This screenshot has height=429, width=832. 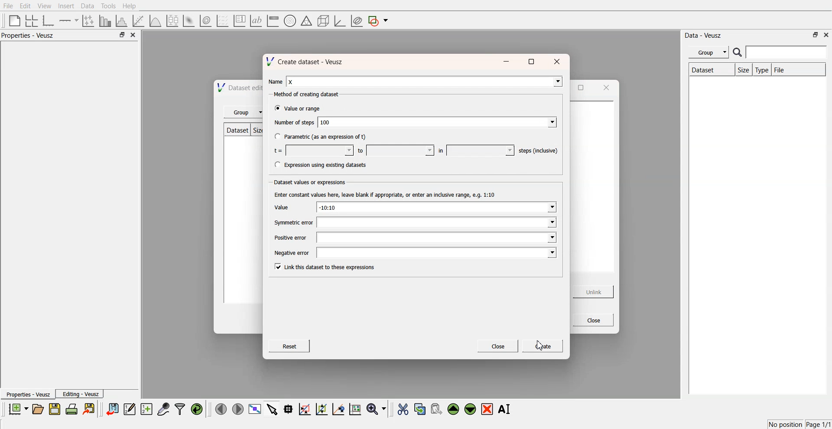 What do you see at coordinates (123, 20) in the screenshot?
I see `histogram` at bounding box center [123, 20].